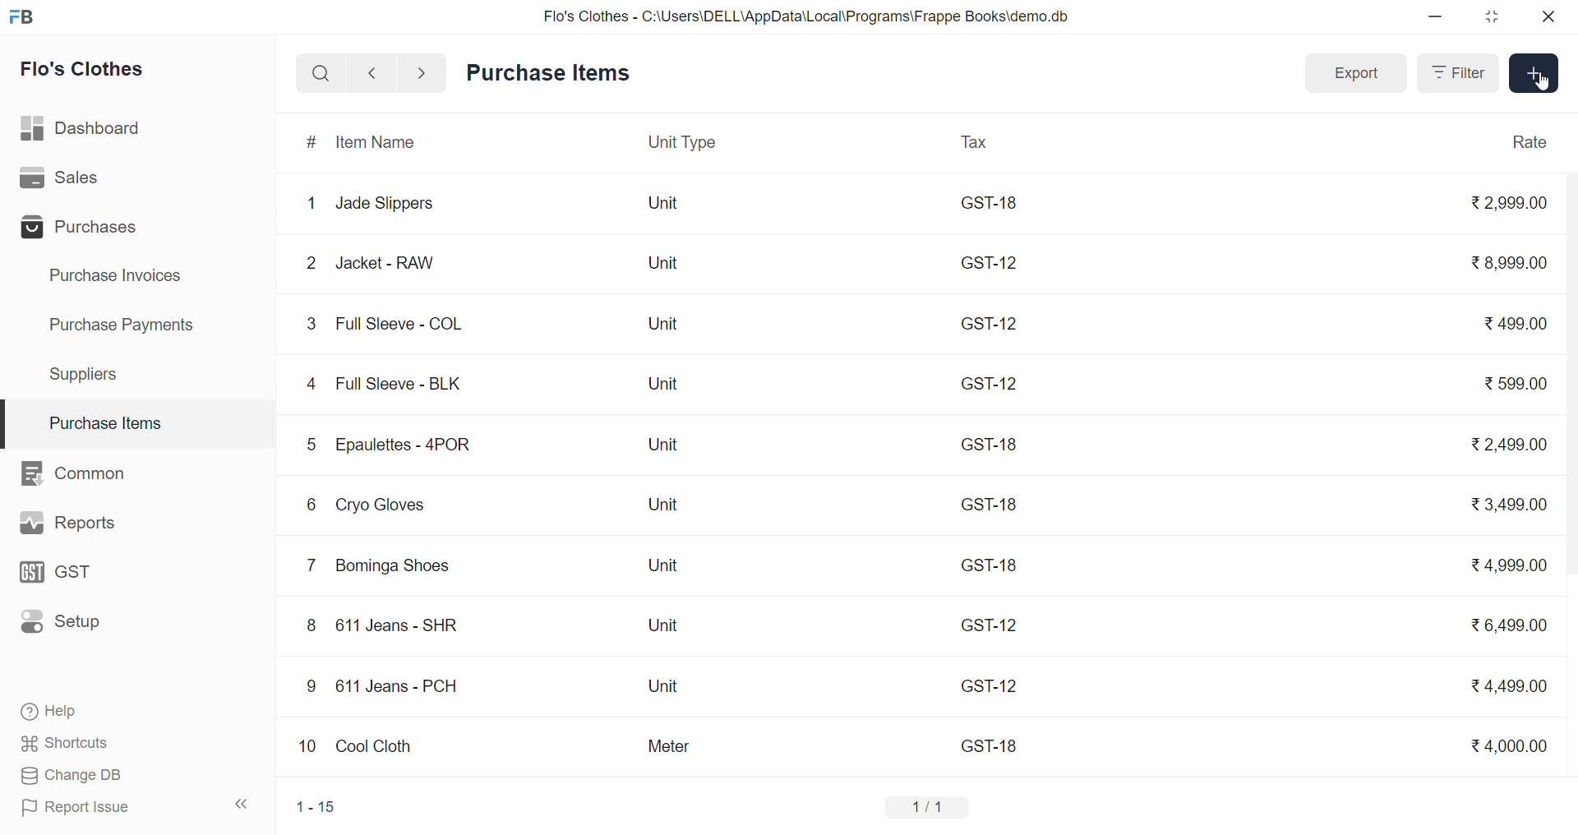 Image resolution: width=1578 pixels, height=835 pixels. Describe the element at coordinates (1543, 16) in the screenshot. I see `close` at that location.